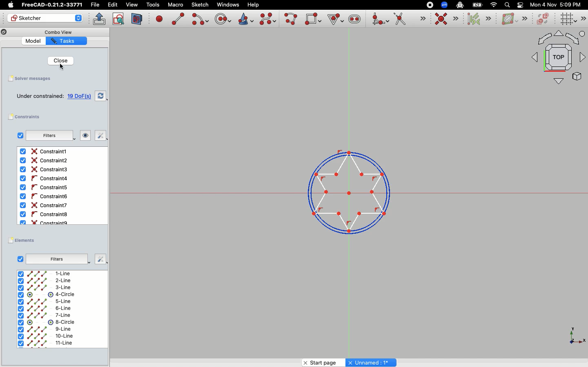  What do you see at coordinates (48, 135) in the screenshot?
I see `Filters` at bounding box center [48, 135].